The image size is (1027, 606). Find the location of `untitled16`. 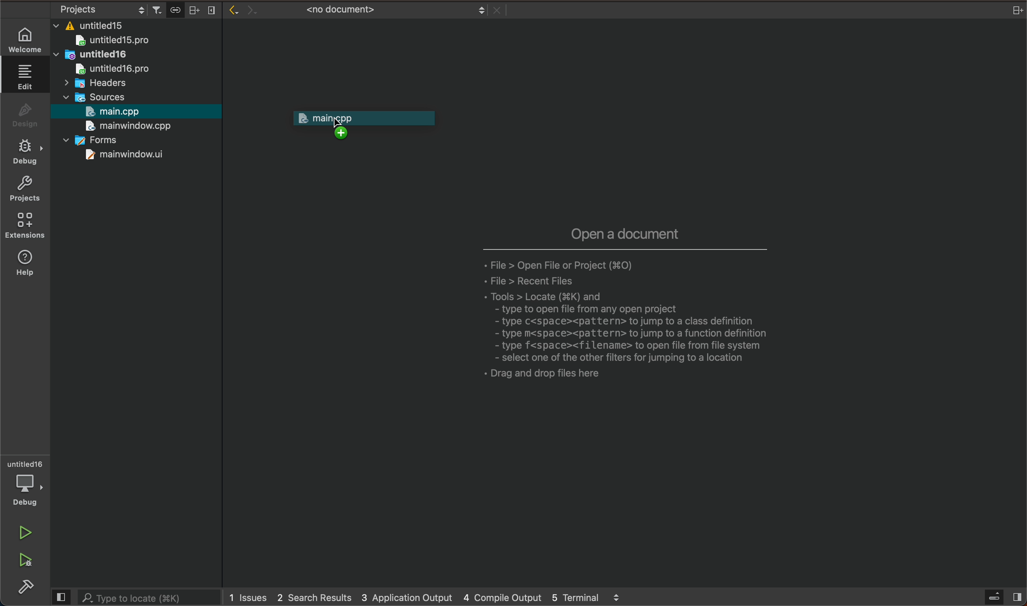

untitled16 is located at coordinates (112, 56).